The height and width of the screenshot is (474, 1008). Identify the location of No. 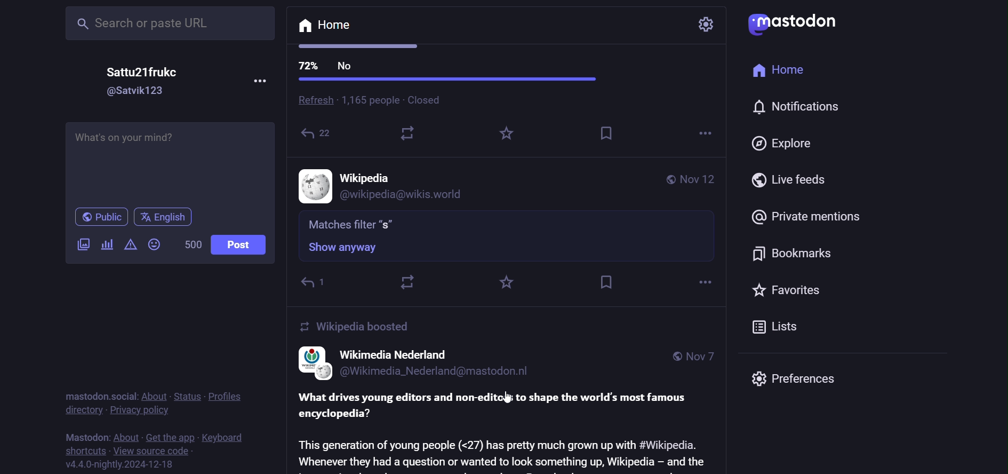
(347, 67).